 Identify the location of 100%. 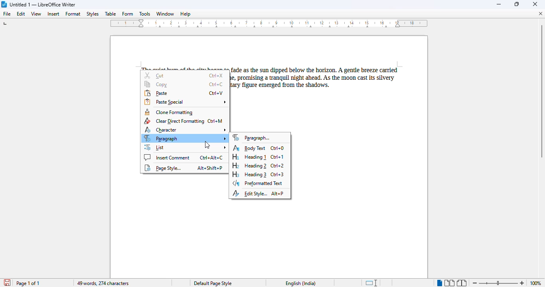
(534, 283).